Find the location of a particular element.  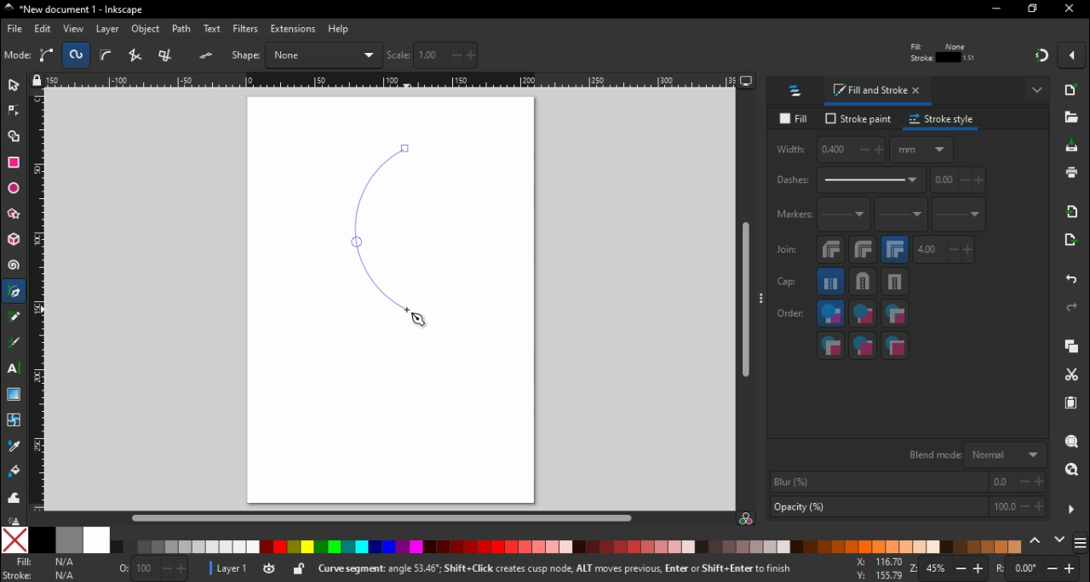

paint bucket tool is located at coordinates (12, 473).